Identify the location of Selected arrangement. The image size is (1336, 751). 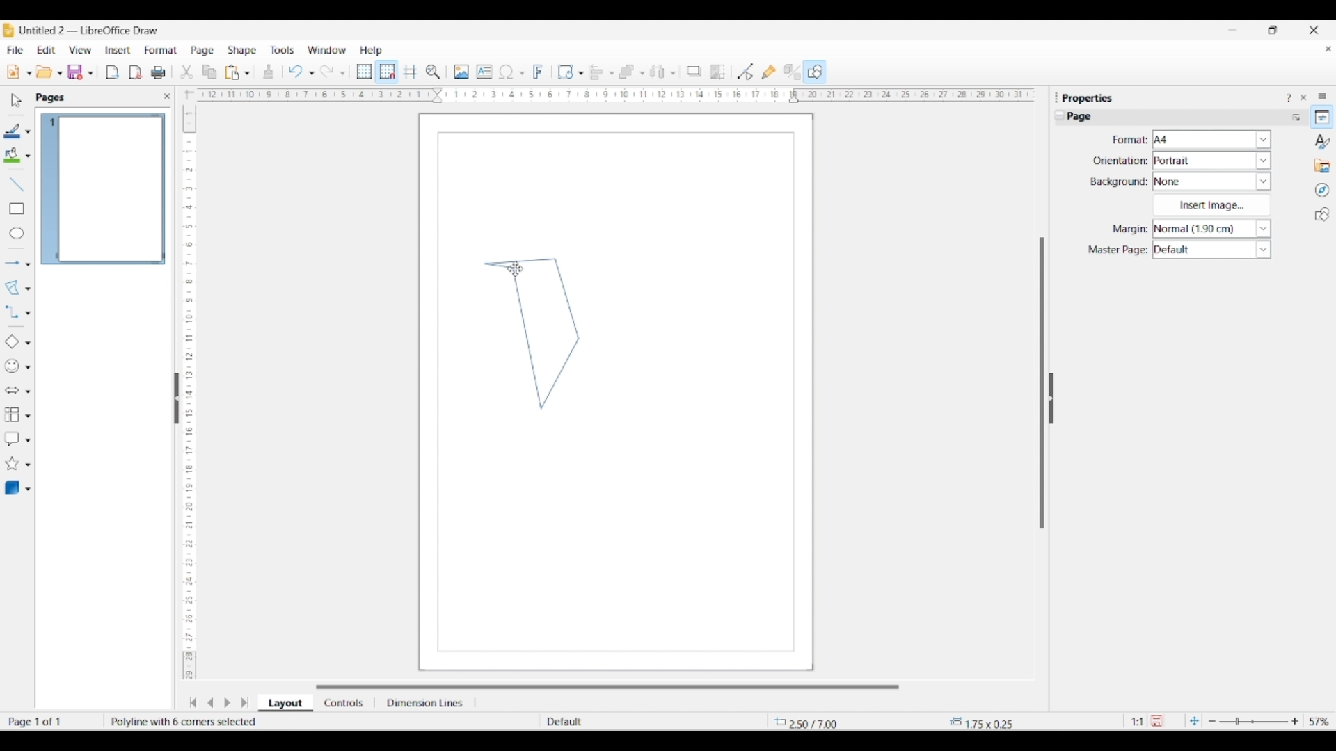
(627, 72).